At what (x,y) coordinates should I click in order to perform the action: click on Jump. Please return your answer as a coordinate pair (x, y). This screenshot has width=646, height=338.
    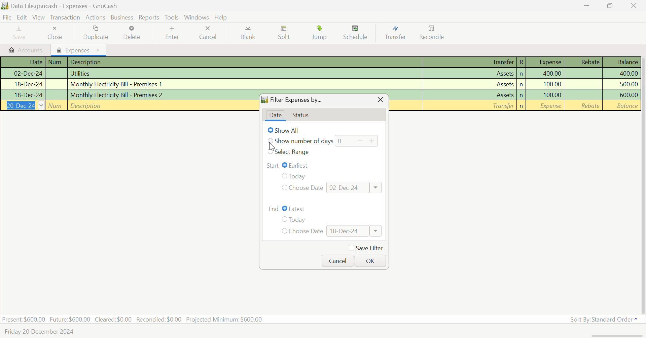
    Looking at the image, I should click on (319, 34).